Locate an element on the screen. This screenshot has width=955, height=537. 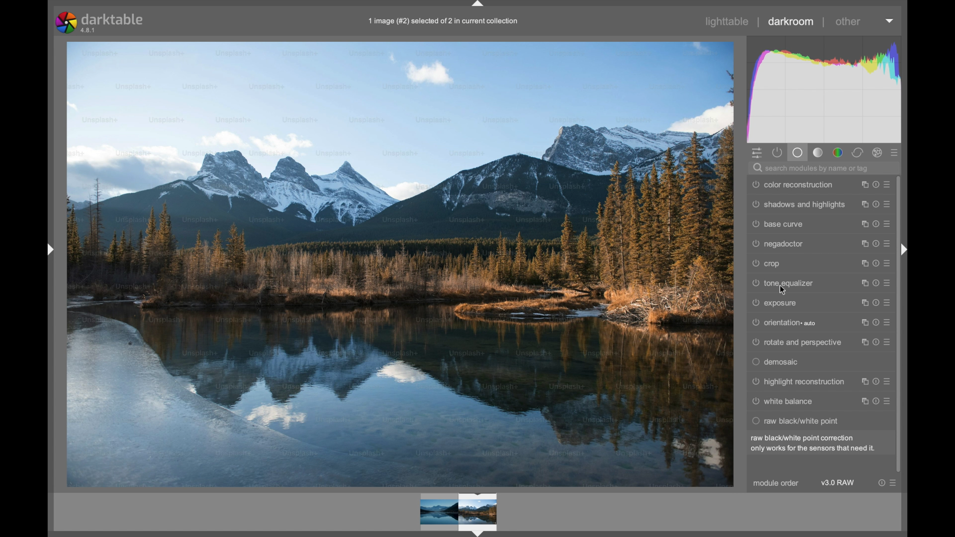
histogram is located at coordinates (823, 88).